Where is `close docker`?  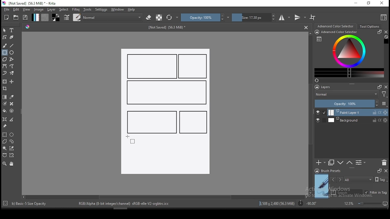 close docker is located at coordinates (386, 87).